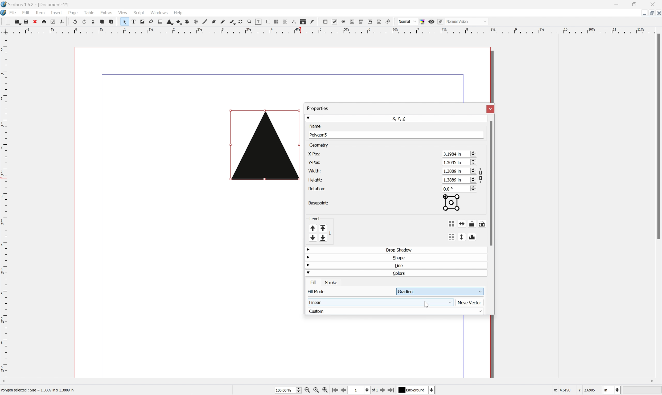 The image size is (662, 395). I want to click on Width:, so click(314, 170).